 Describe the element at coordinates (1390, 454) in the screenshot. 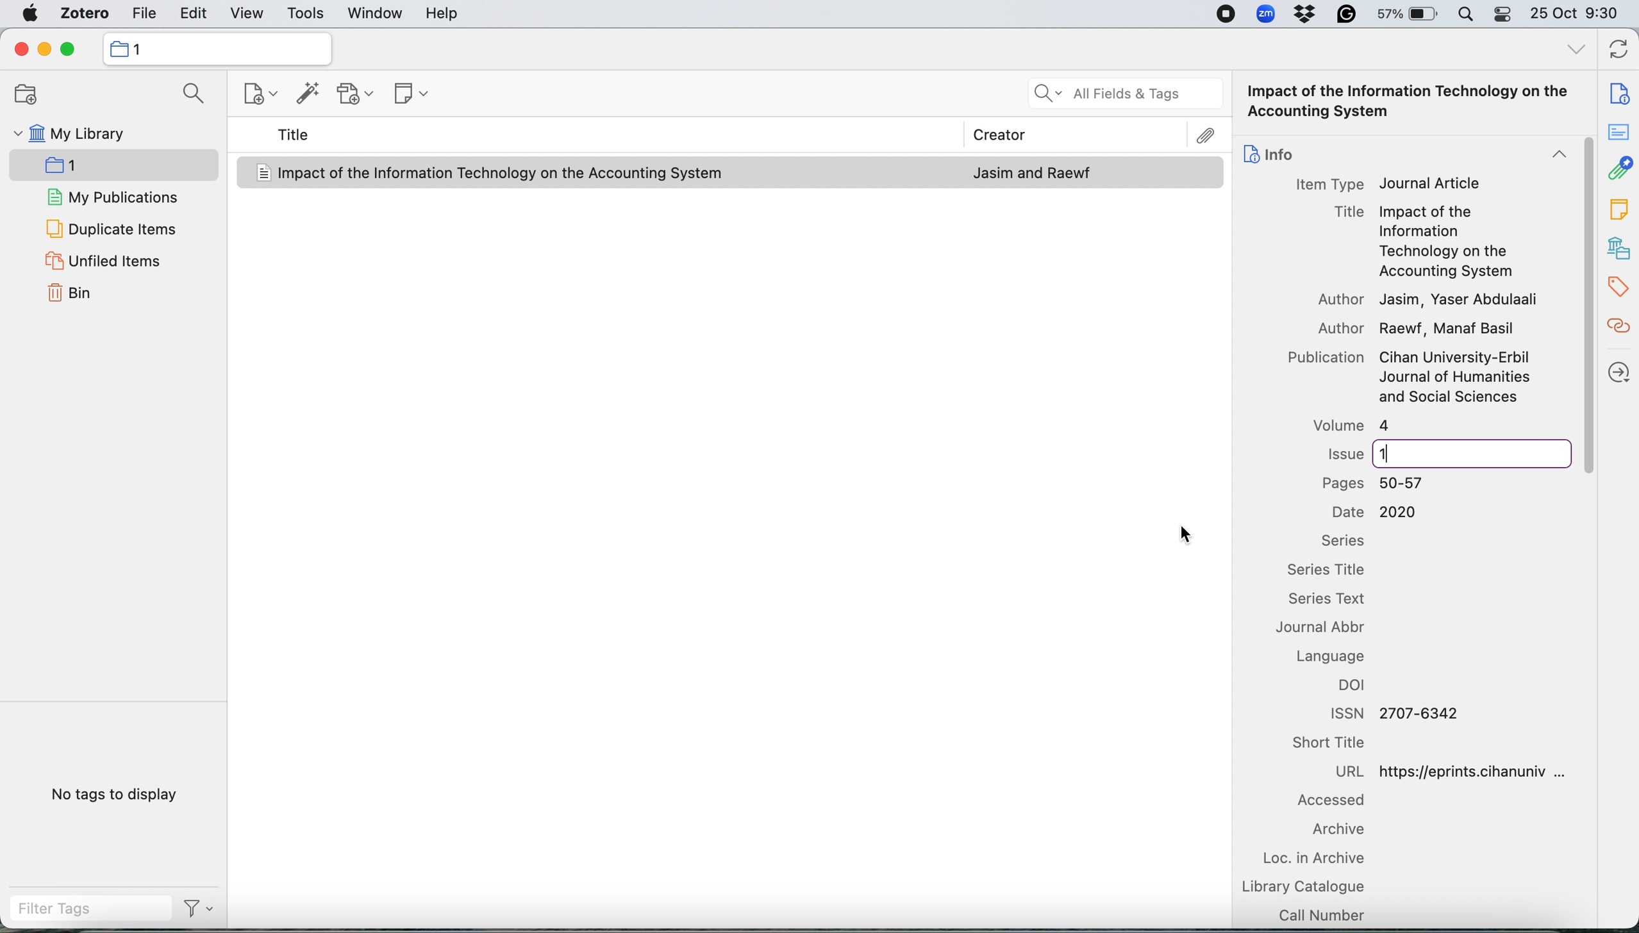

I see `edited metadata` at that location.